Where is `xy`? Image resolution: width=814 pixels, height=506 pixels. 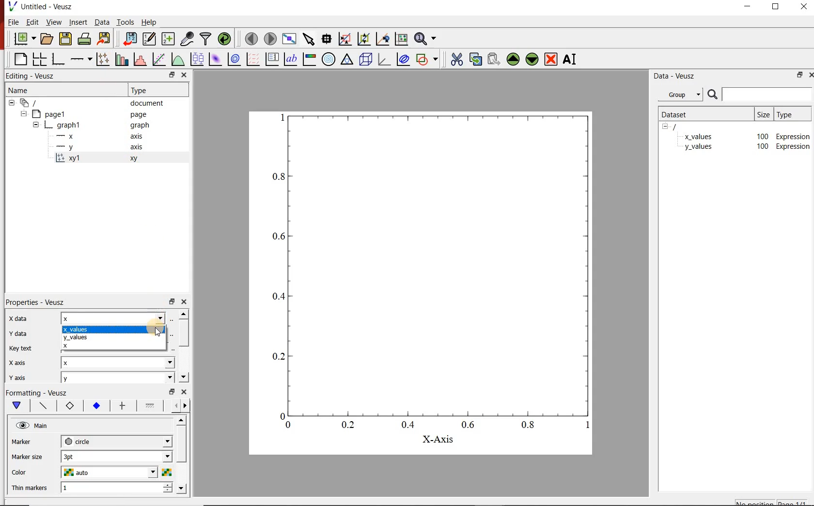
xy is located at coordinates (136, 158).